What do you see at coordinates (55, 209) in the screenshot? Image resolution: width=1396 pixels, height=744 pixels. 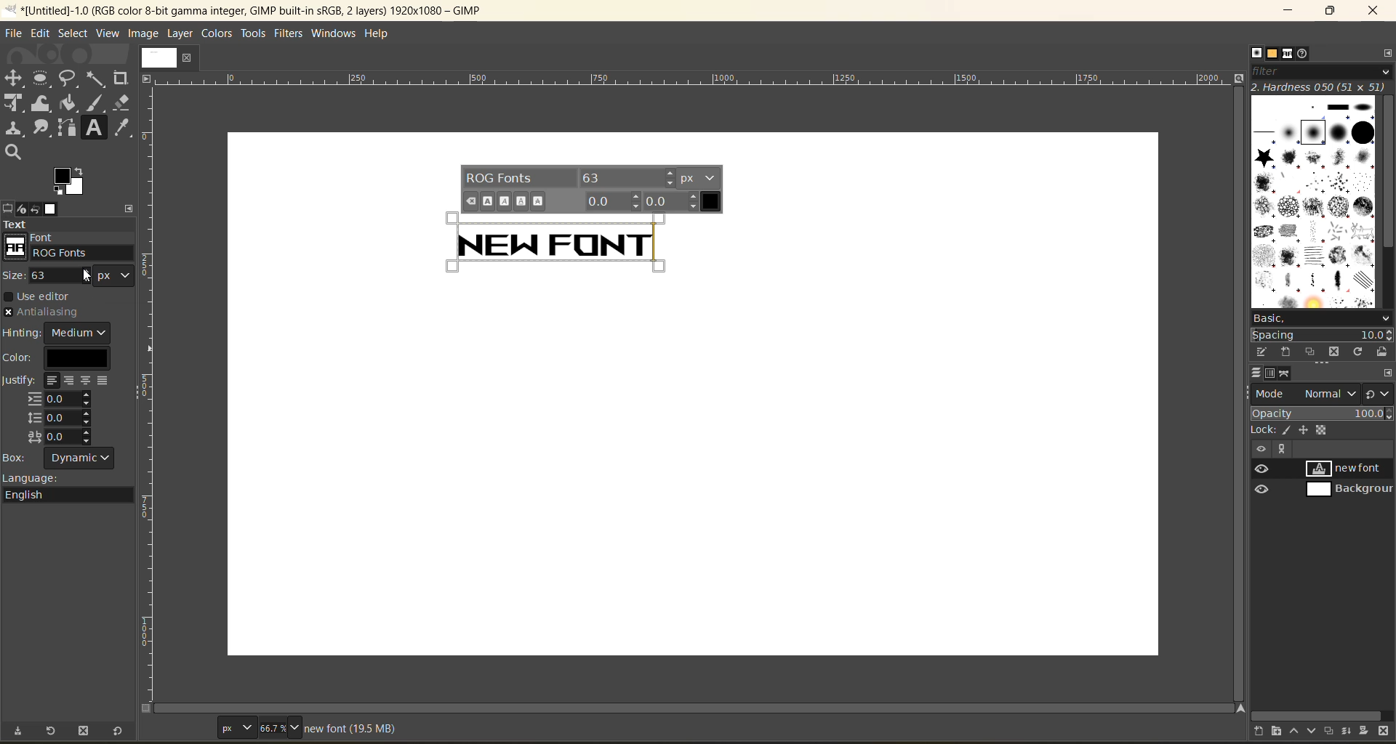 I see `images` at bounding box center [55, 209].